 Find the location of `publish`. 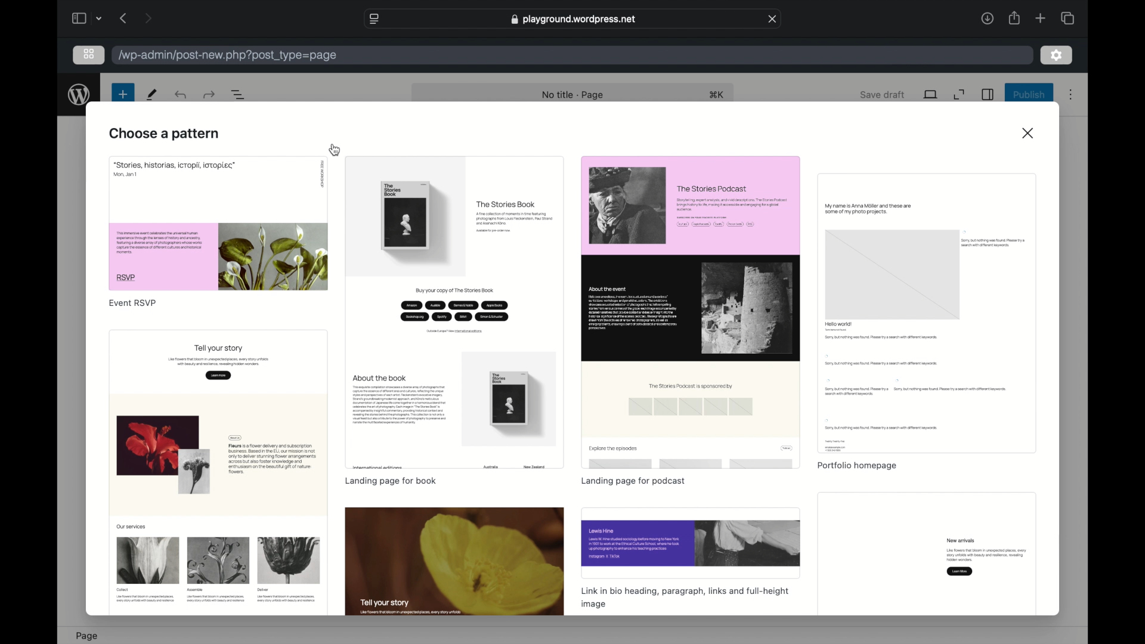

publish is located at coordinates (1029, 94).